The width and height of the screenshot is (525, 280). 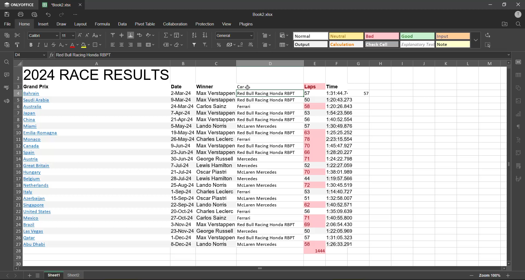 What do you see at coordinates (24, 24) in the screenshot?
I see `home` at bounding box center [24, 24].